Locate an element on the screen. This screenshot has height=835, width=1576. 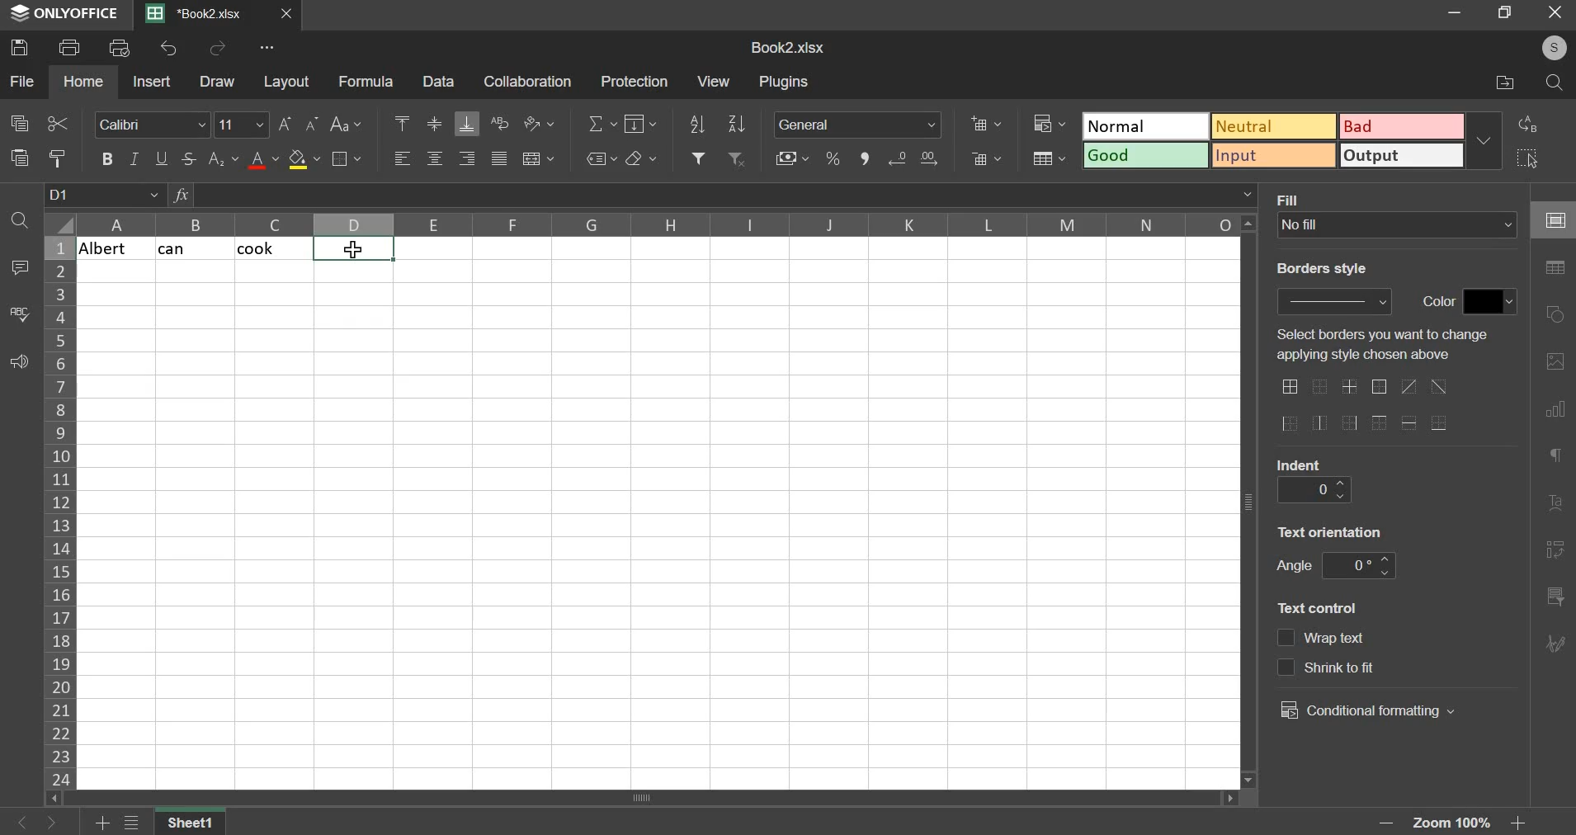
paste is located at coordinates (20, 158).